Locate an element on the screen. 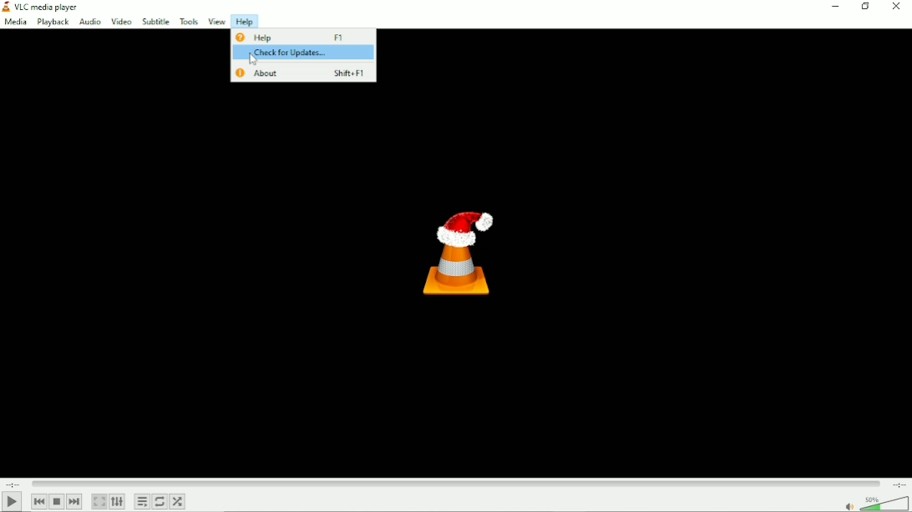 This screenshot has width=912, height=512. Help is located at coordinates (245, 20).